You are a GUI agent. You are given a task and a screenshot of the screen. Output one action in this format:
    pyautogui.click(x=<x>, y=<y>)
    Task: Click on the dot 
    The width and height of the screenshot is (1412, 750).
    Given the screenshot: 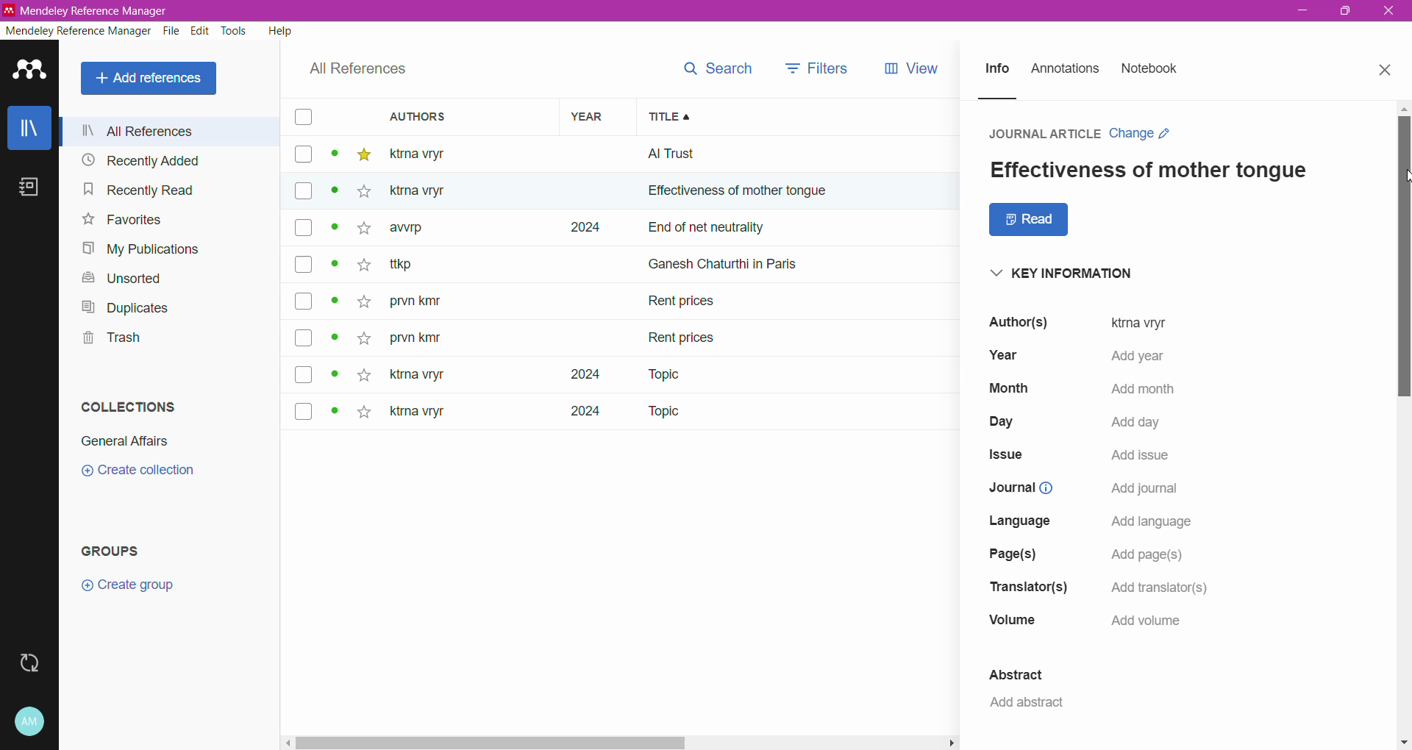 What is the action you would take?
    pyautogui.click(x=330, y=413)
    